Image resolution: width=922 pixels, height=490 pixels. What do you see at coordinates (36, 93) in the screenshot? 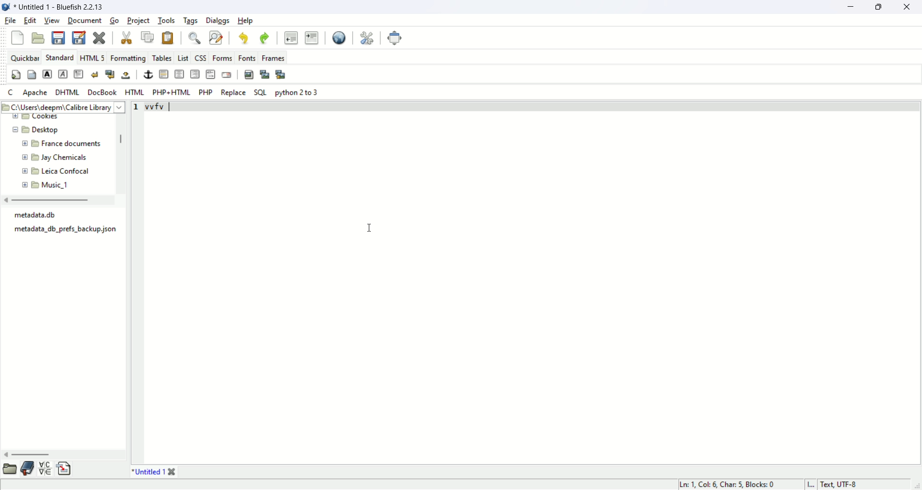
I see `apache` at bounding box center [36, 93].